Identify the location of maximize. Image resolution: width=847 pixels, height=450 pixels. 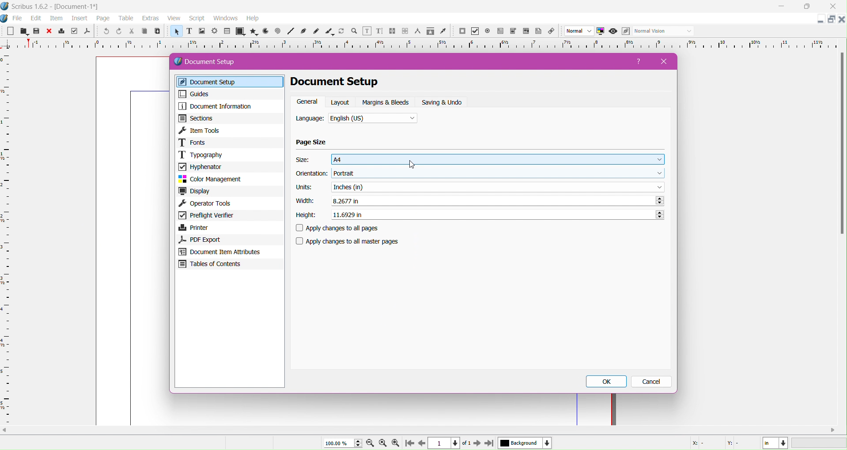
(810, 7).